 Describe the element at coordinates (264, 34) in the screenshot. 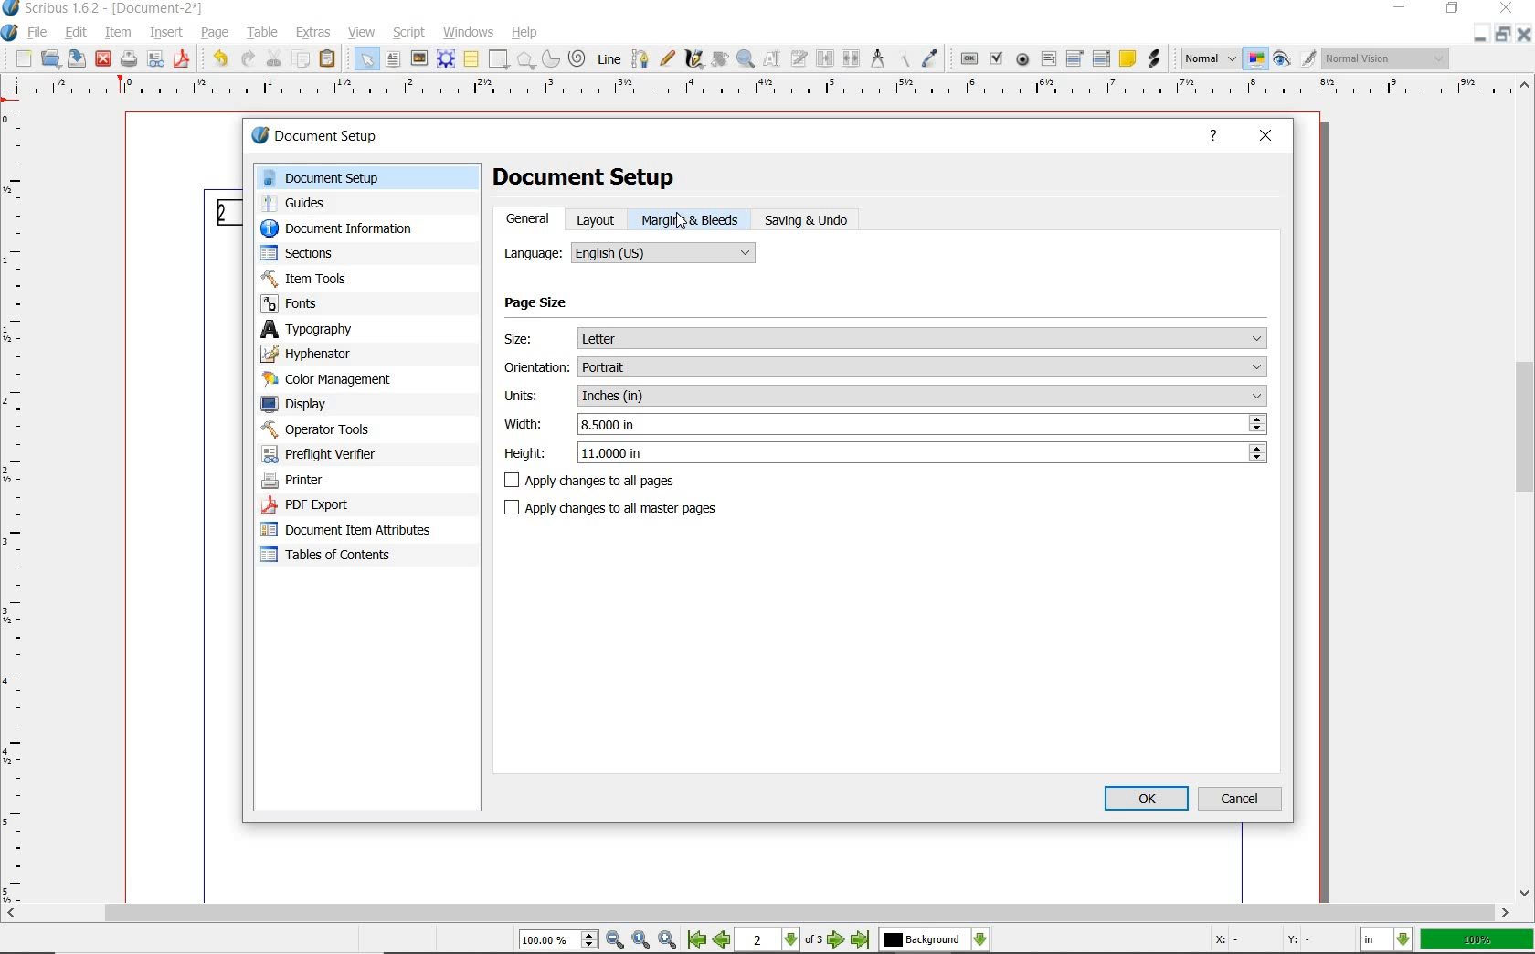

I see `table` at that location.